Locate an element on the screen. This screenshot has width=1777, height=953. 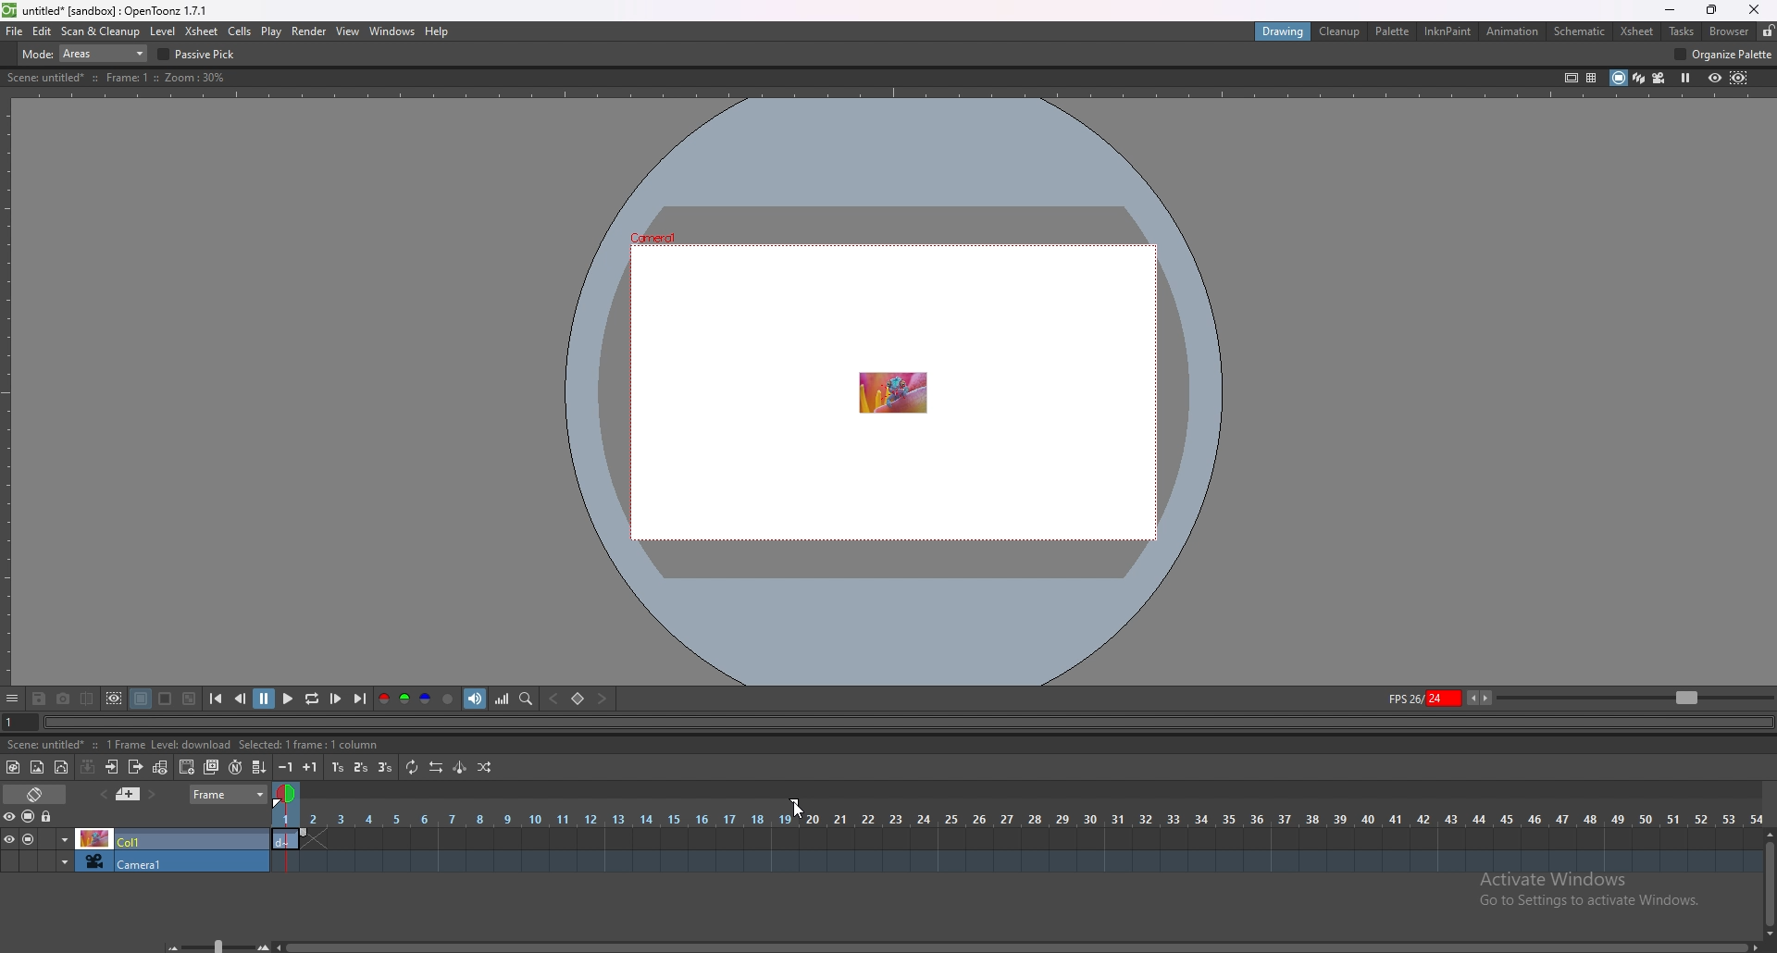
mode is located at coordinates (85, 53).